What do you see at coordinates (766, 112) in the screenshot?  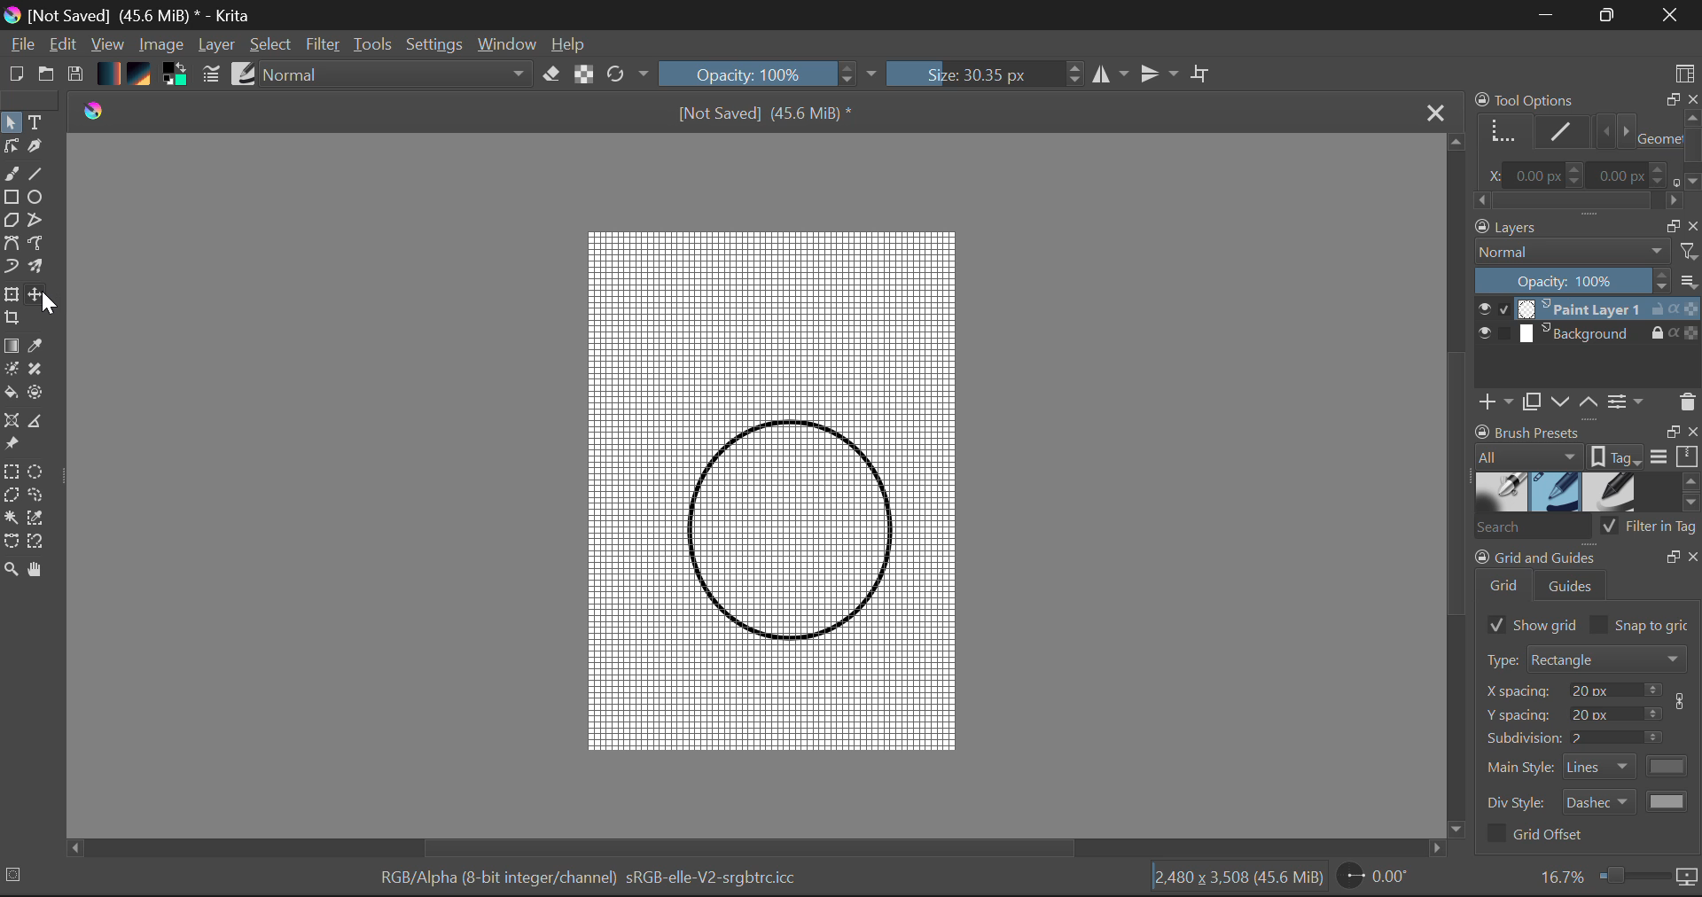 I see `File Name & Size` at bounding box center [766, 112].